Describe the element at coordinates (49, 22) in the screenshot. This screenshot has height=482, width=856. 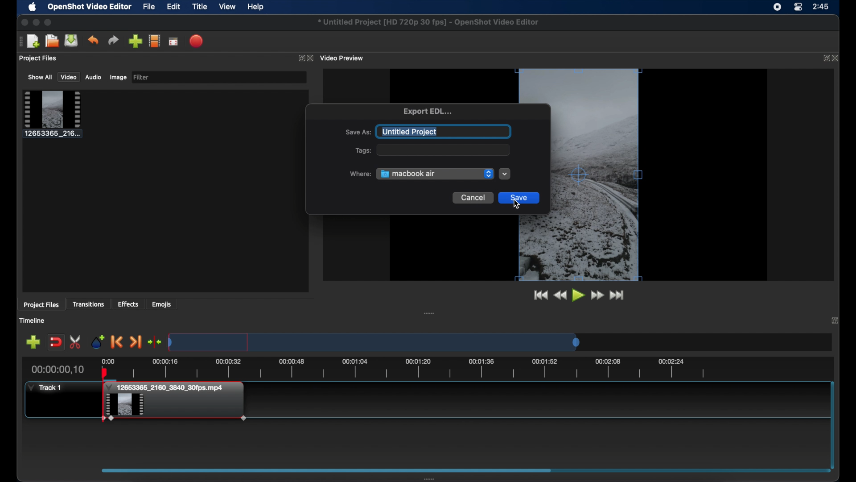
I see `maximize` at that location.